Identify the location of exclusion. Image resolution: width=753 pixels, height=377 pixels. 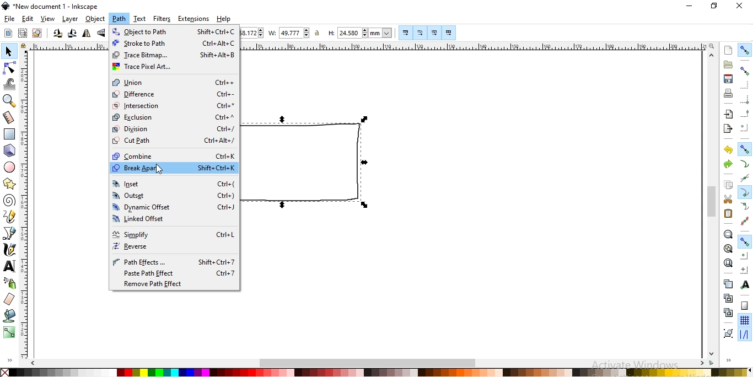
(171, 117).